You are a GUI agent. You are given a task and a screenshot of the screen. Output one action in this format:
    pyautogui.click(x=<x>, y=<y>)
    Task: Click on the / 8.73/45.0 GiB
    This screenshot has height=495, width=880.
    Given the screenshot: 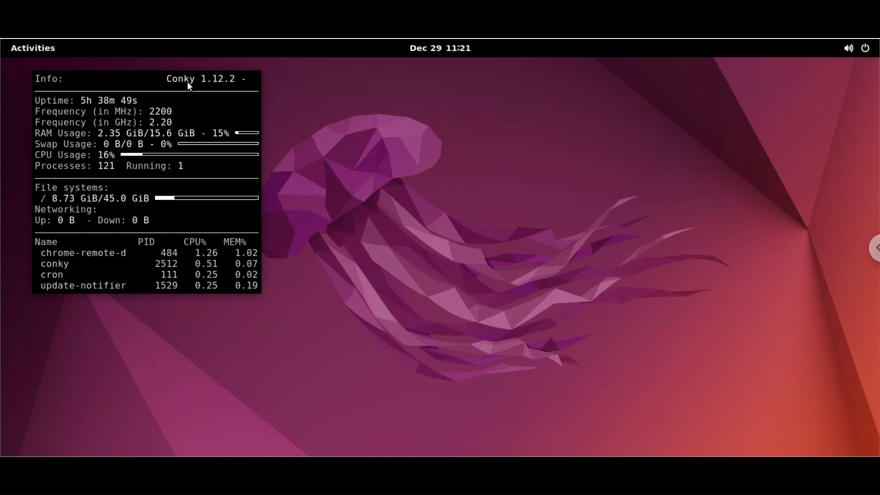 What is the action you would take?
    pyautogui.click(x=150, y=199)
    